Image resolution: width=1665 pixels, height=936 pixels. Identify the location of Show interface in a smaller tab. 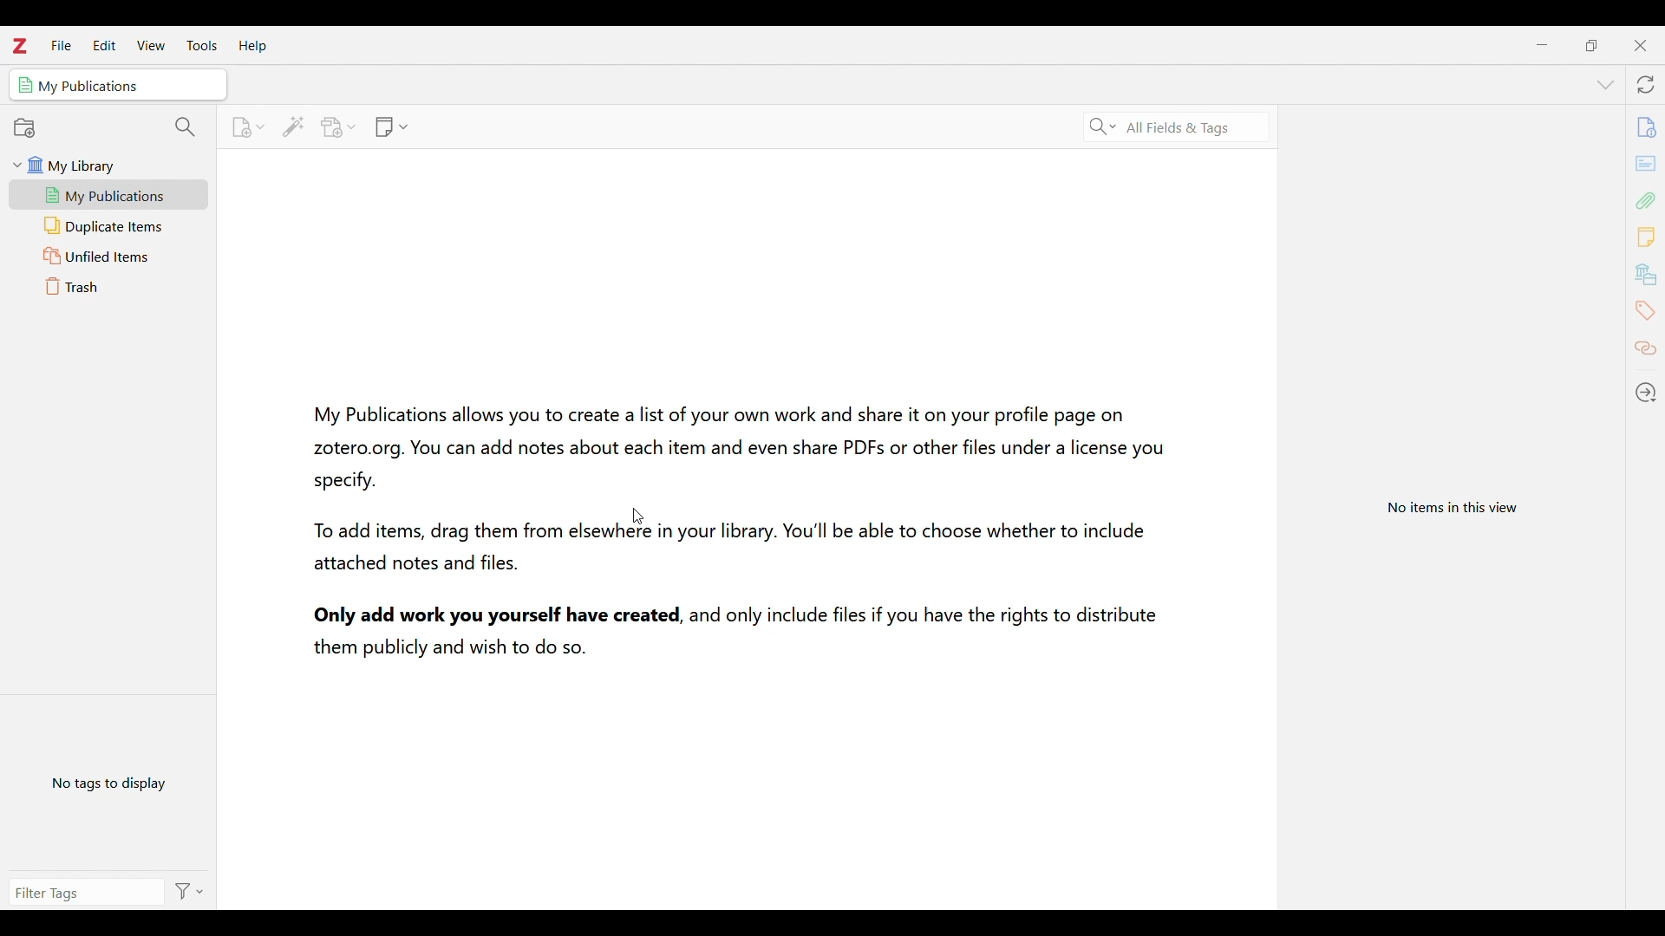
(1590, 45).